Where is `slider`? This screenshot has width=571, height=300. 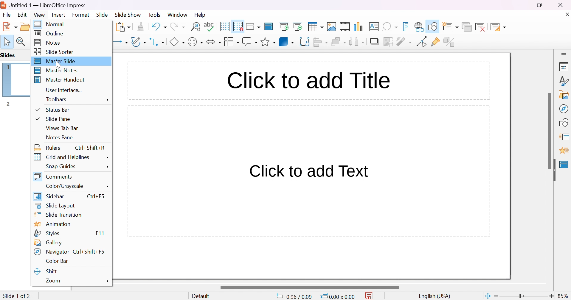
slider is located at coordinates (309, 287).